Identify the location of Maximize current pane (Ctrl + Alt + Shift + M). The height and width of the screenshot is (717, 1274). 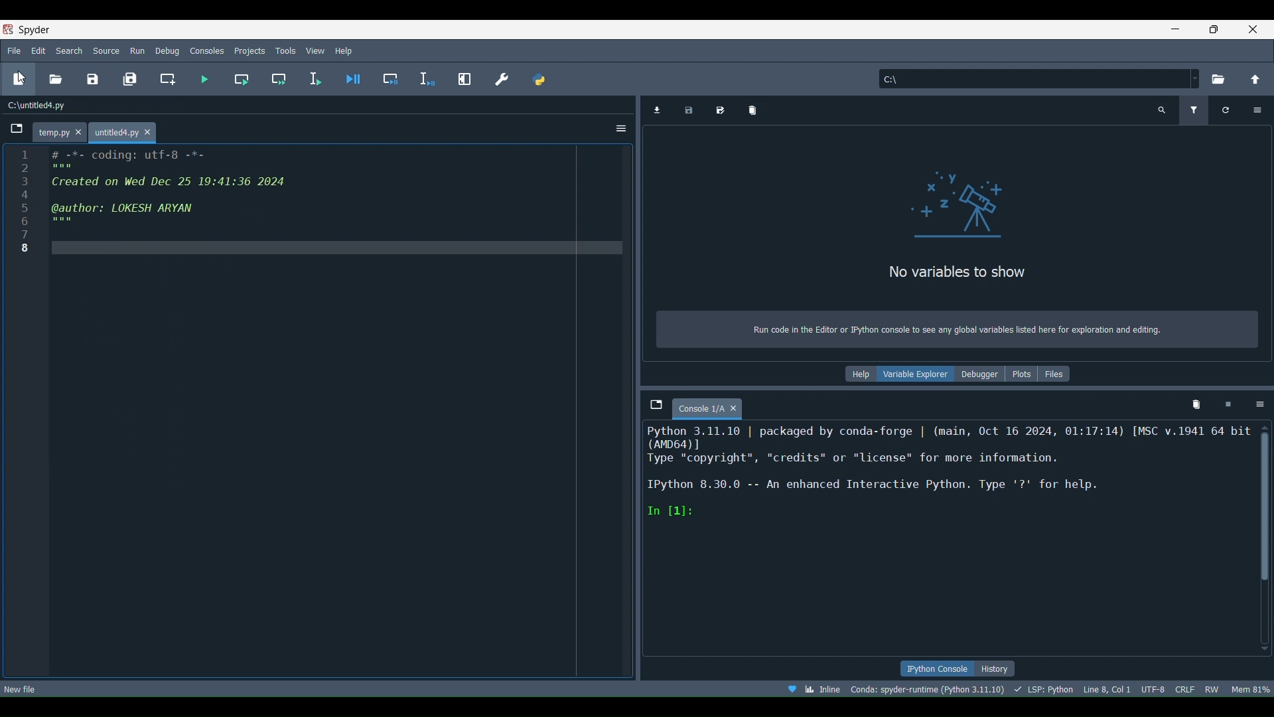
(463, 79).